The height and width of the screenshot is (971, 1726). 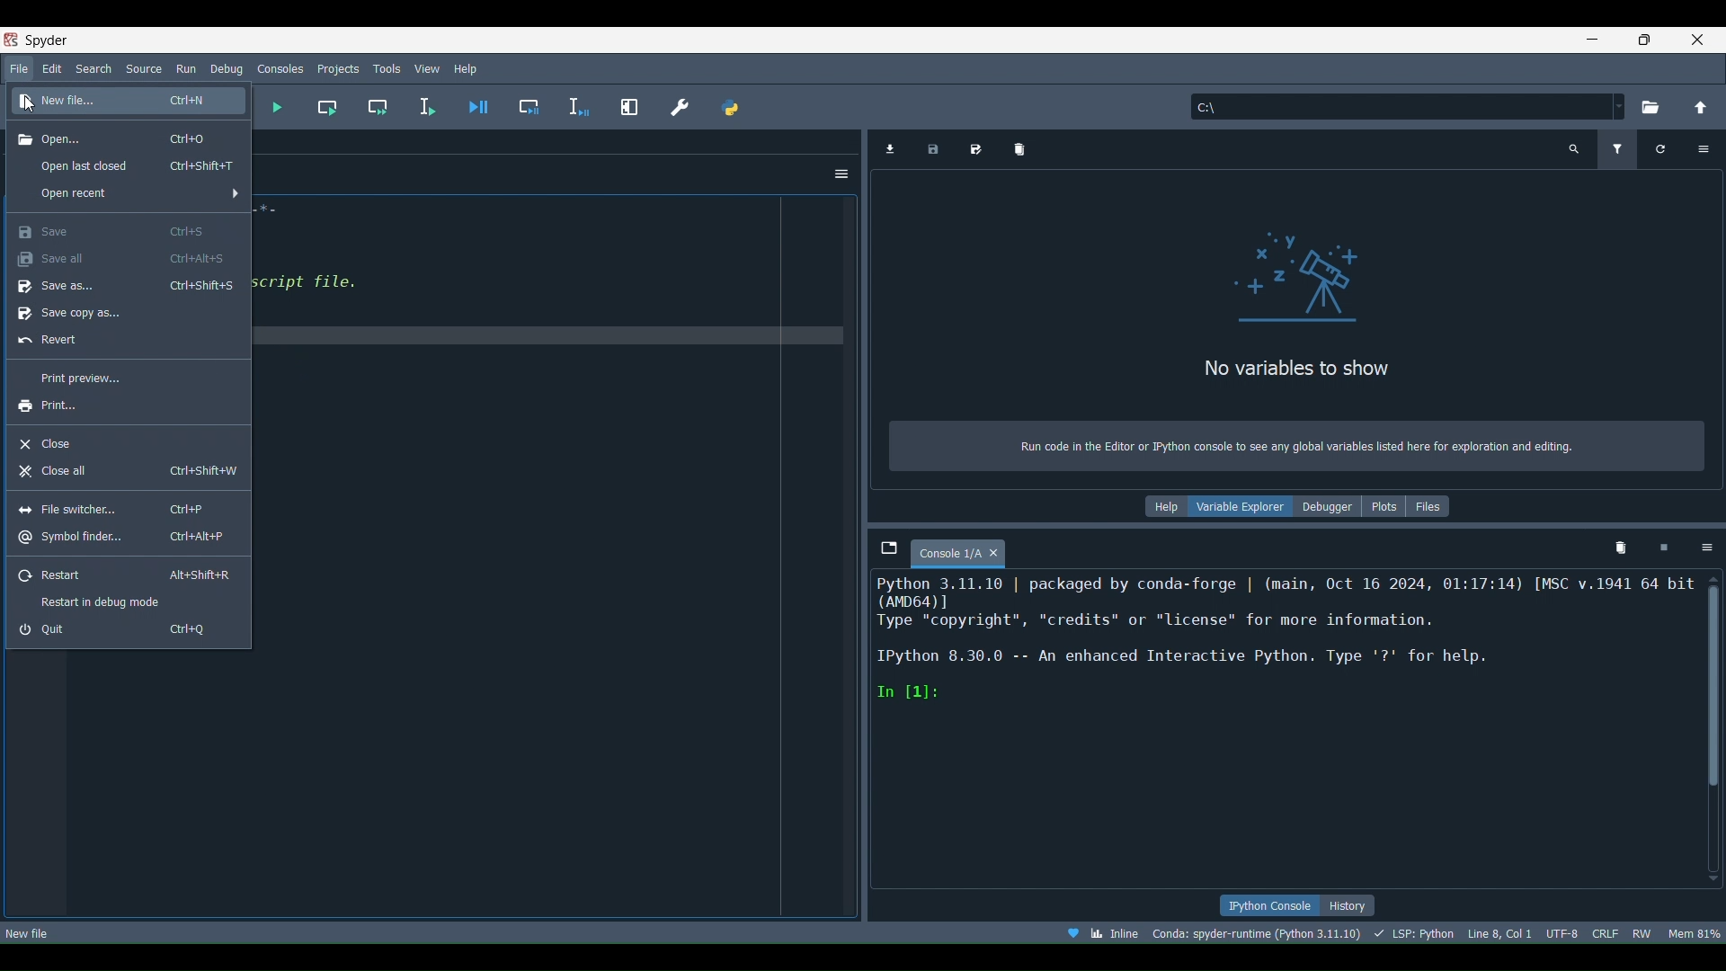 I want to click on Run selection or current line (F9), so click(x=419, y=105).